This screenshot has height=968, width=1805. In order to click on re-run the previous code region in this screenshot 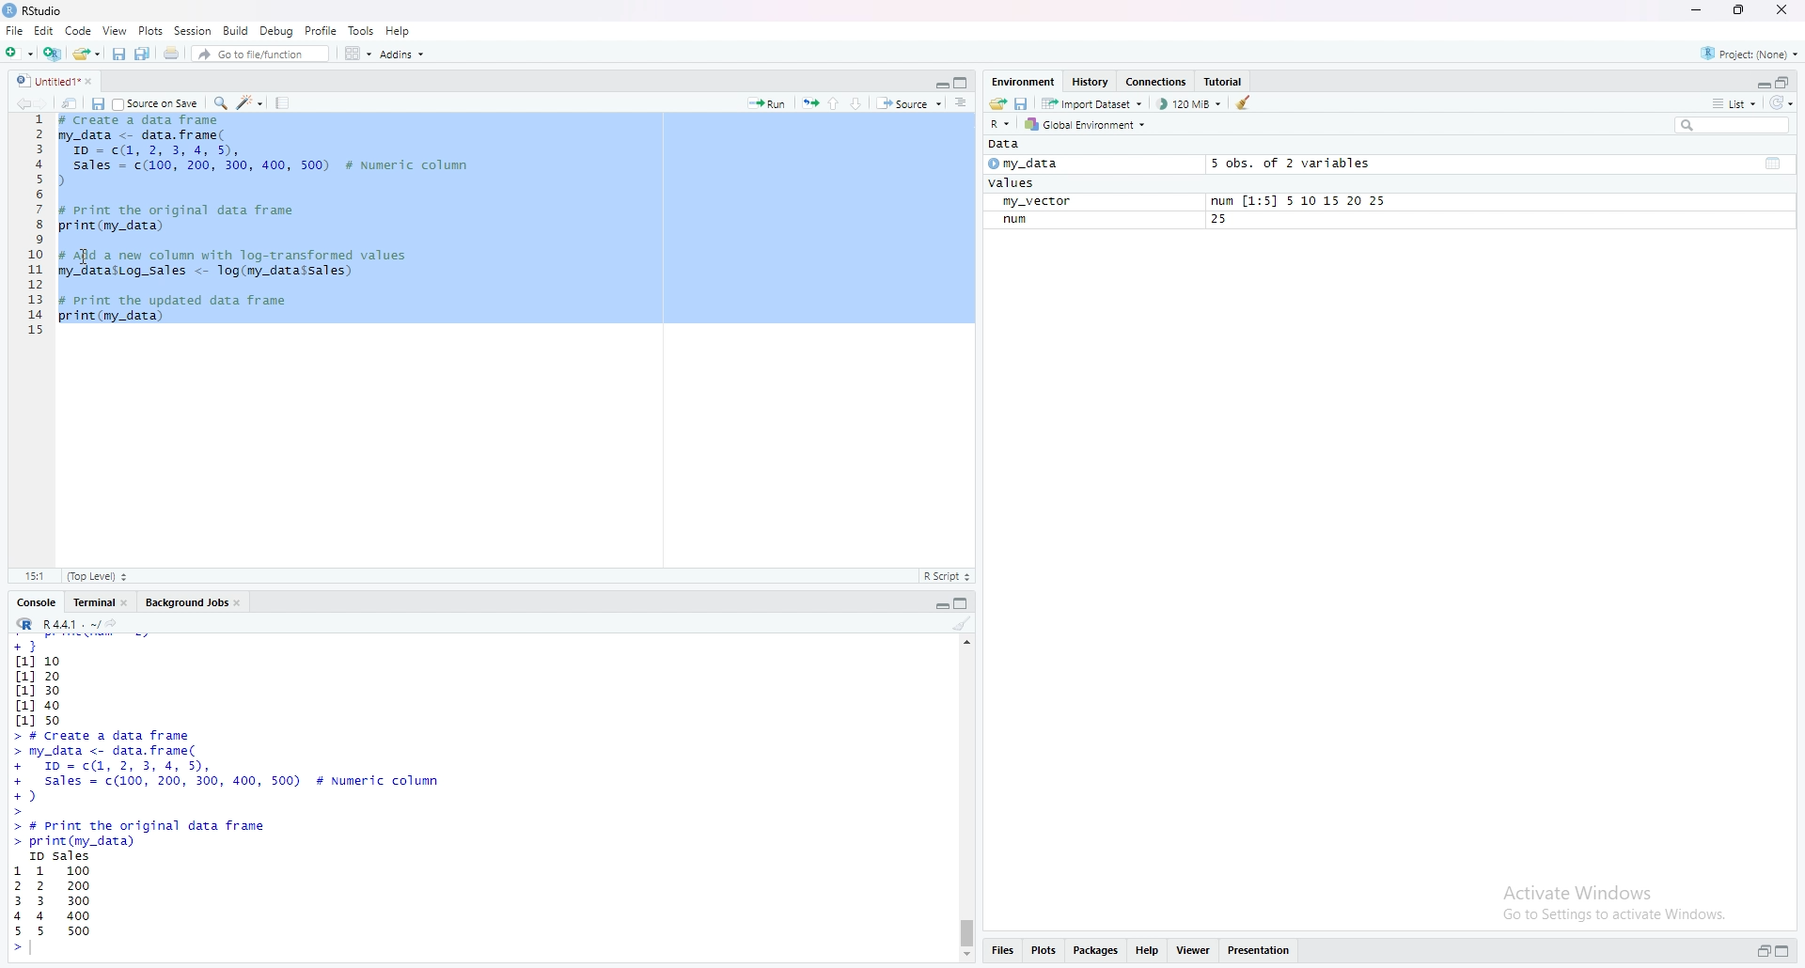, I will do `click(808, 103)`.